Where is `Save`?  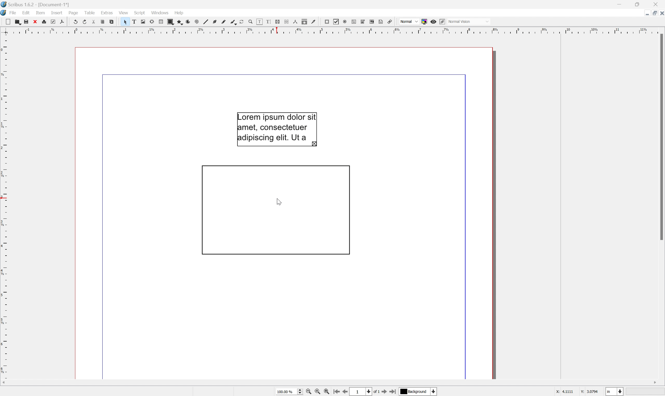
Save is located at coordinates (25, 22).